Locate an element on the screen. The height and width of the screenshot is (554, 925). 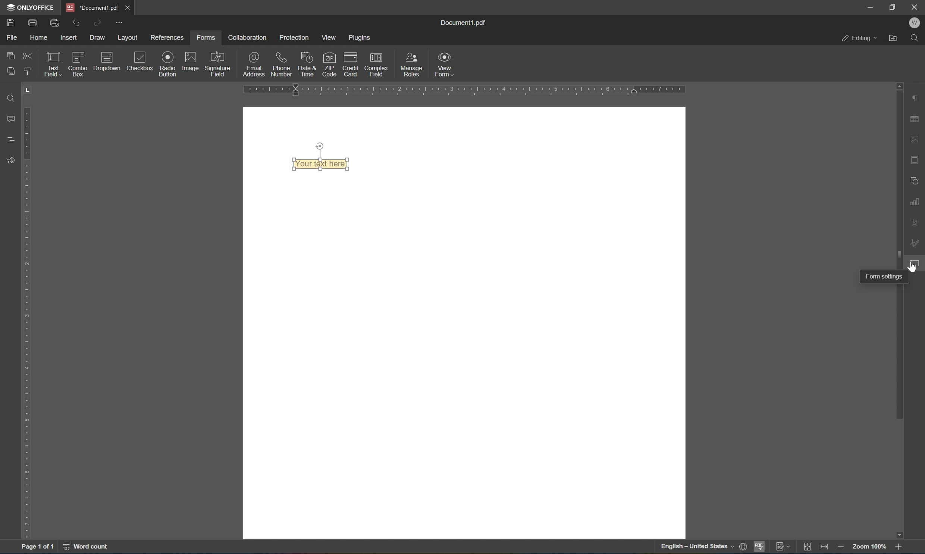
complex field is located at coordinates (376, 64).